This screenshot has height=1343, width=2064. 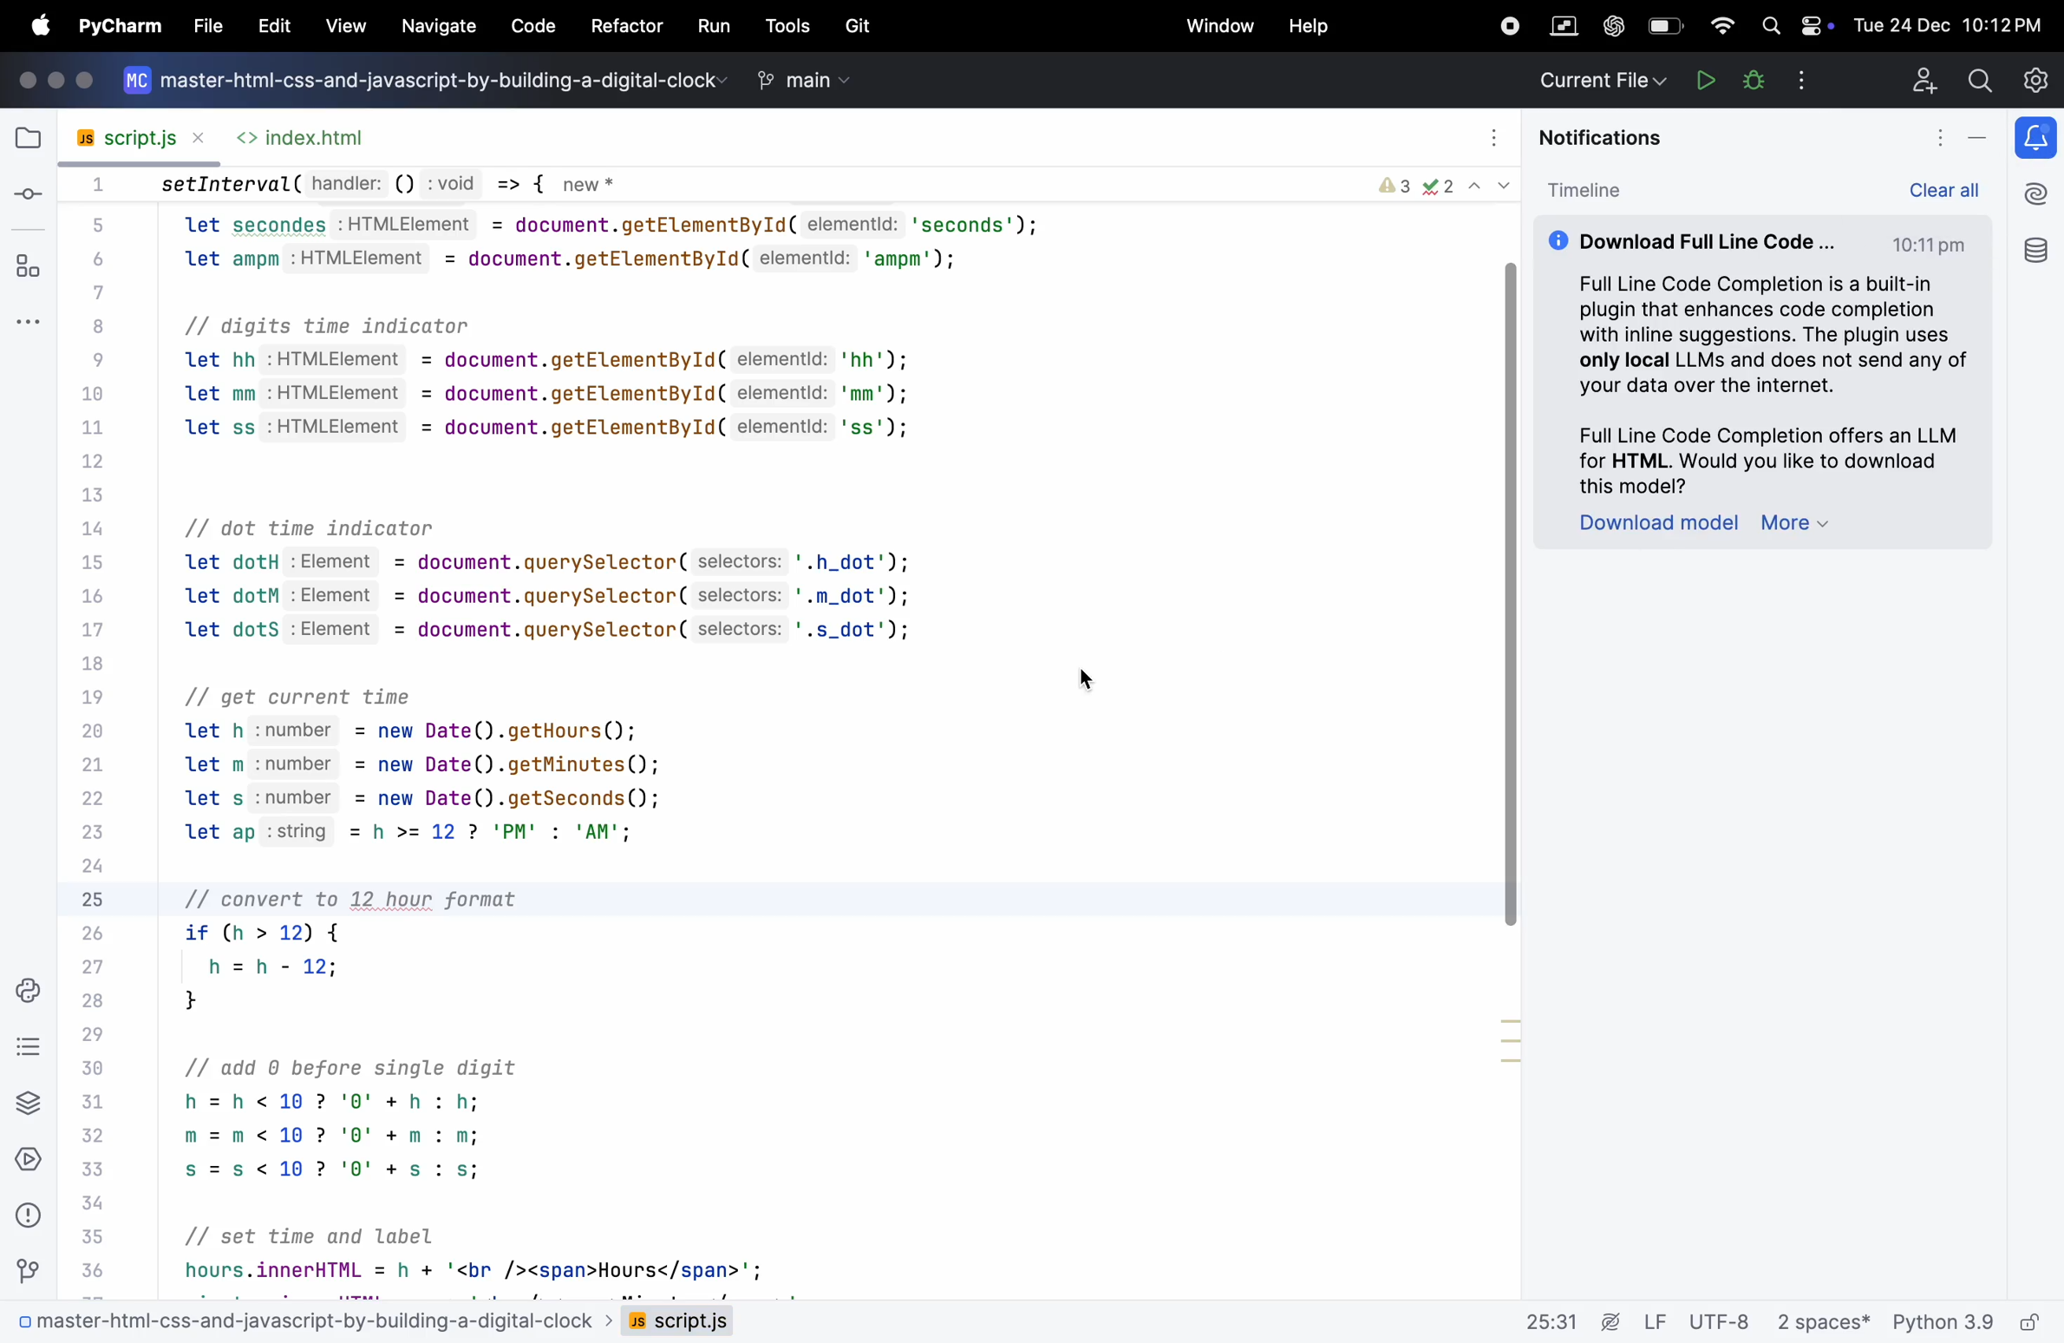 What do you see at coordinates (30, 1215) in the screenshot?
I see `problems` at bounding box center [30, 1215].